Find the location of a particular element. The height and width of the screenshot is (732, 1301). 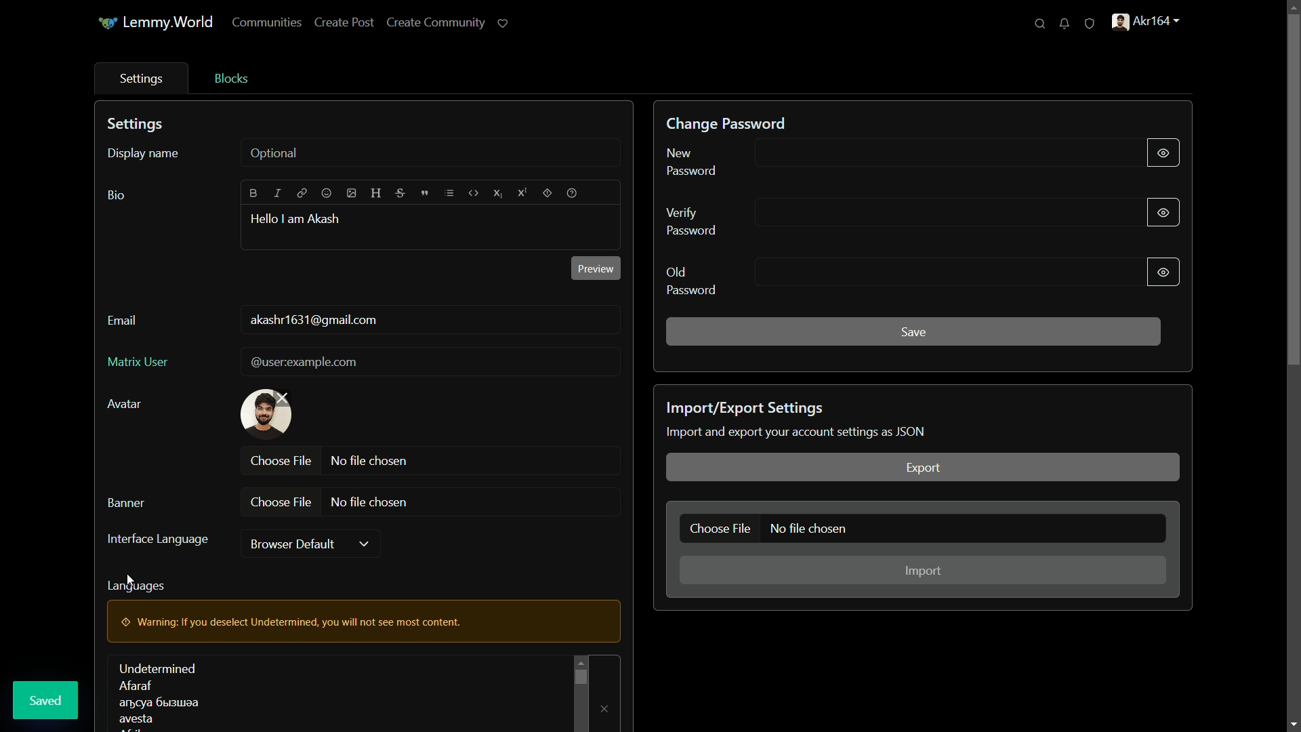

saved pop up is located at coordinates (45, 700).